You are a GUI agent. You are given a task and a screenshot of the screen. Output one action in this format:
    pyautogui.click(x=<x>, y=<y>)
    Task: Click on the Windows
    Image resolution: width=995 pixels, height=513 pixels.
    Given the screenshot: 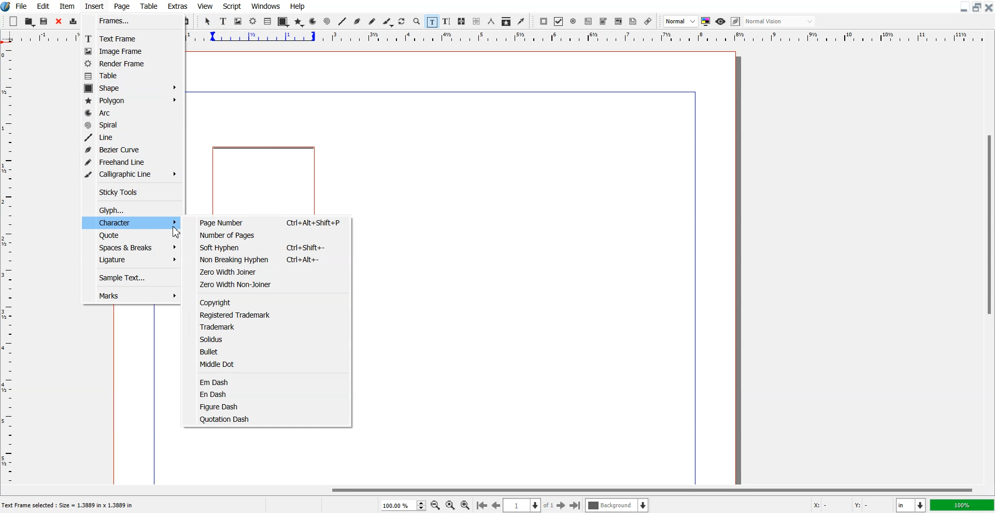 What is the action you would take?
    pyautogui.click(x=266, y=6)
    